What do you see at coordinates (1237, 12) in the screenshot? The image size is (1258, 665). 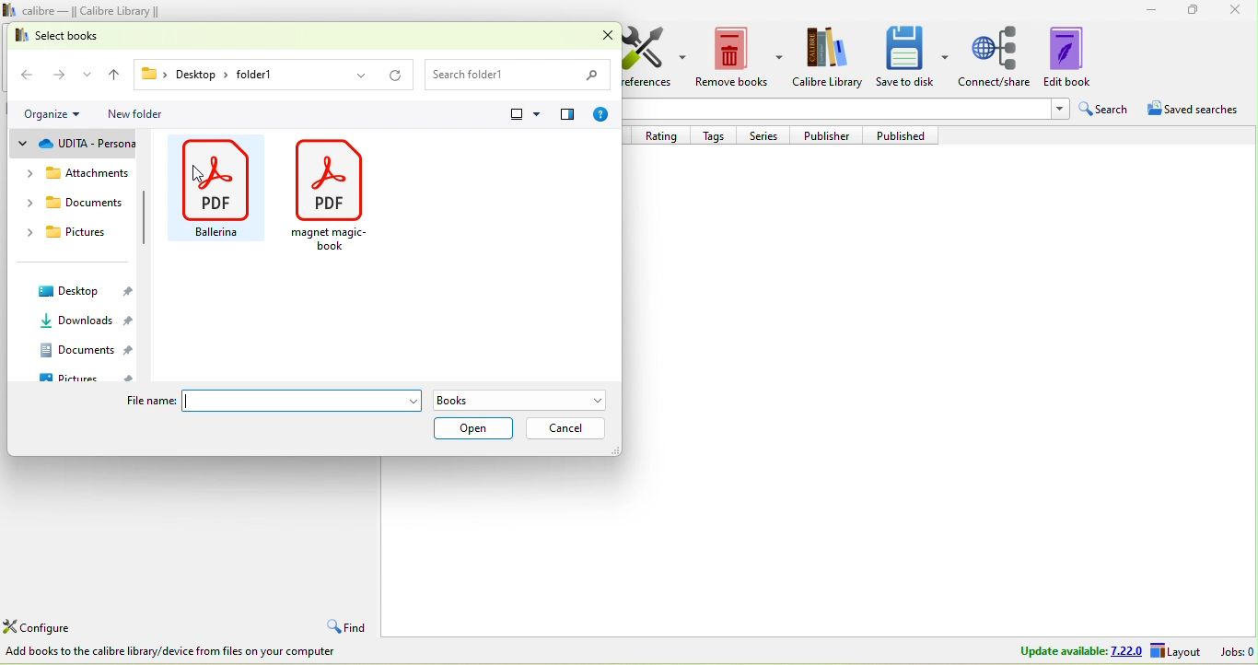 I see `close` at bounding box center [1237, 12].